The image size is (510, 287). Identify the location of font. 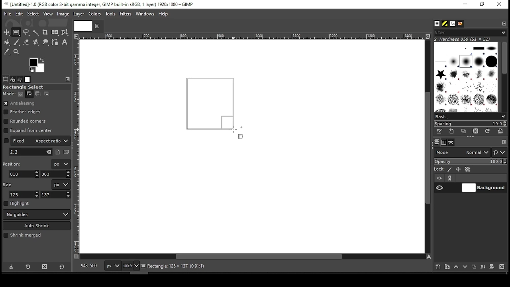
(452, 24).